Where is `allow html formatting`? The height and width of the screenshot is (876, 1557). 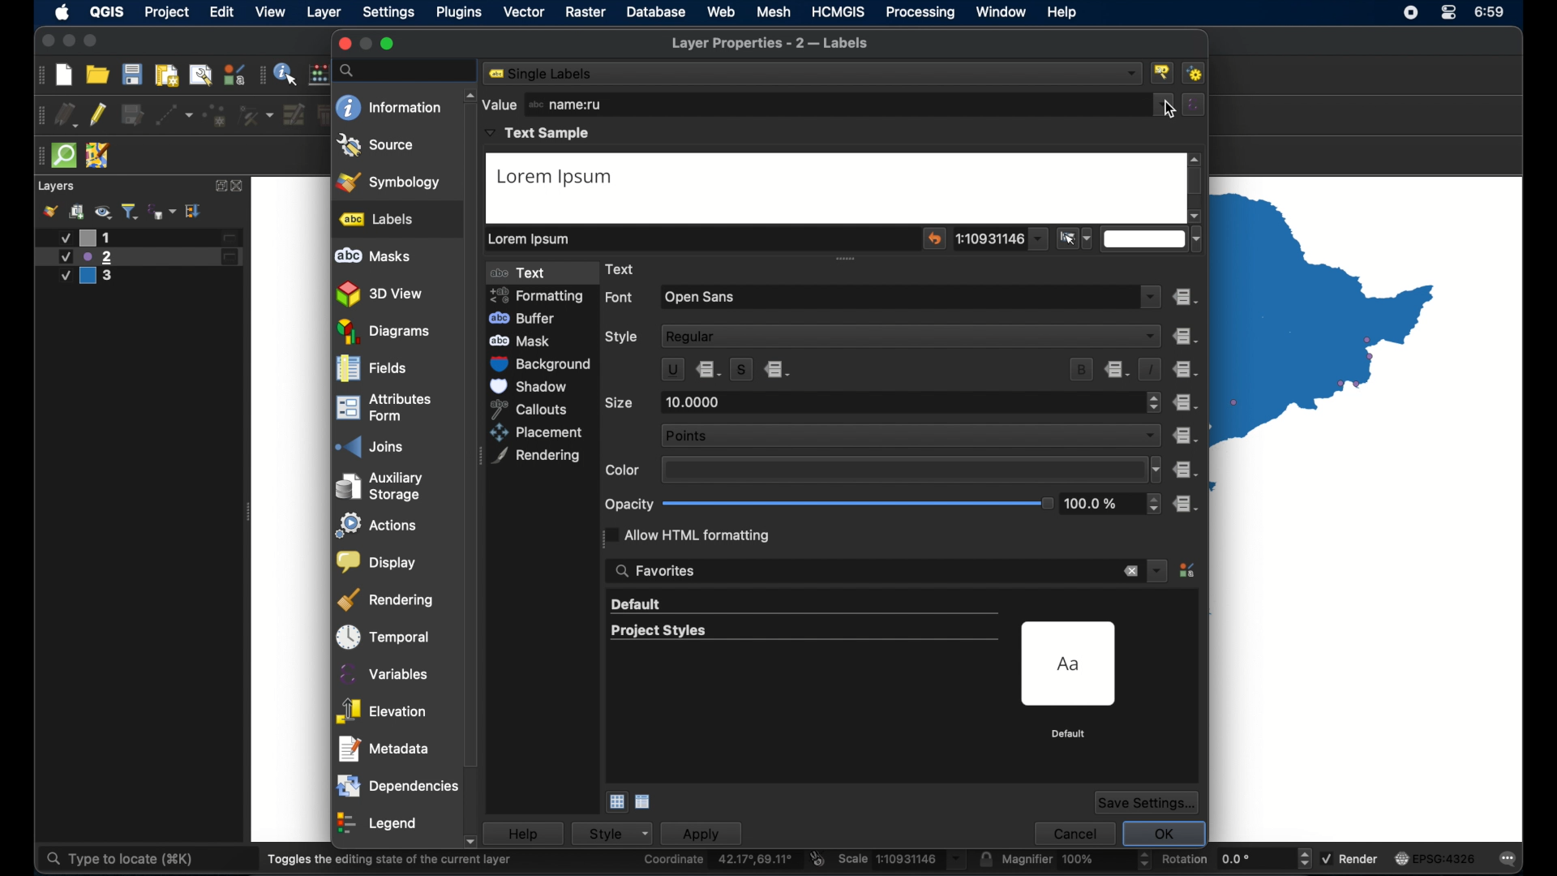
allow html formatting is located at coordinates (690, 535).